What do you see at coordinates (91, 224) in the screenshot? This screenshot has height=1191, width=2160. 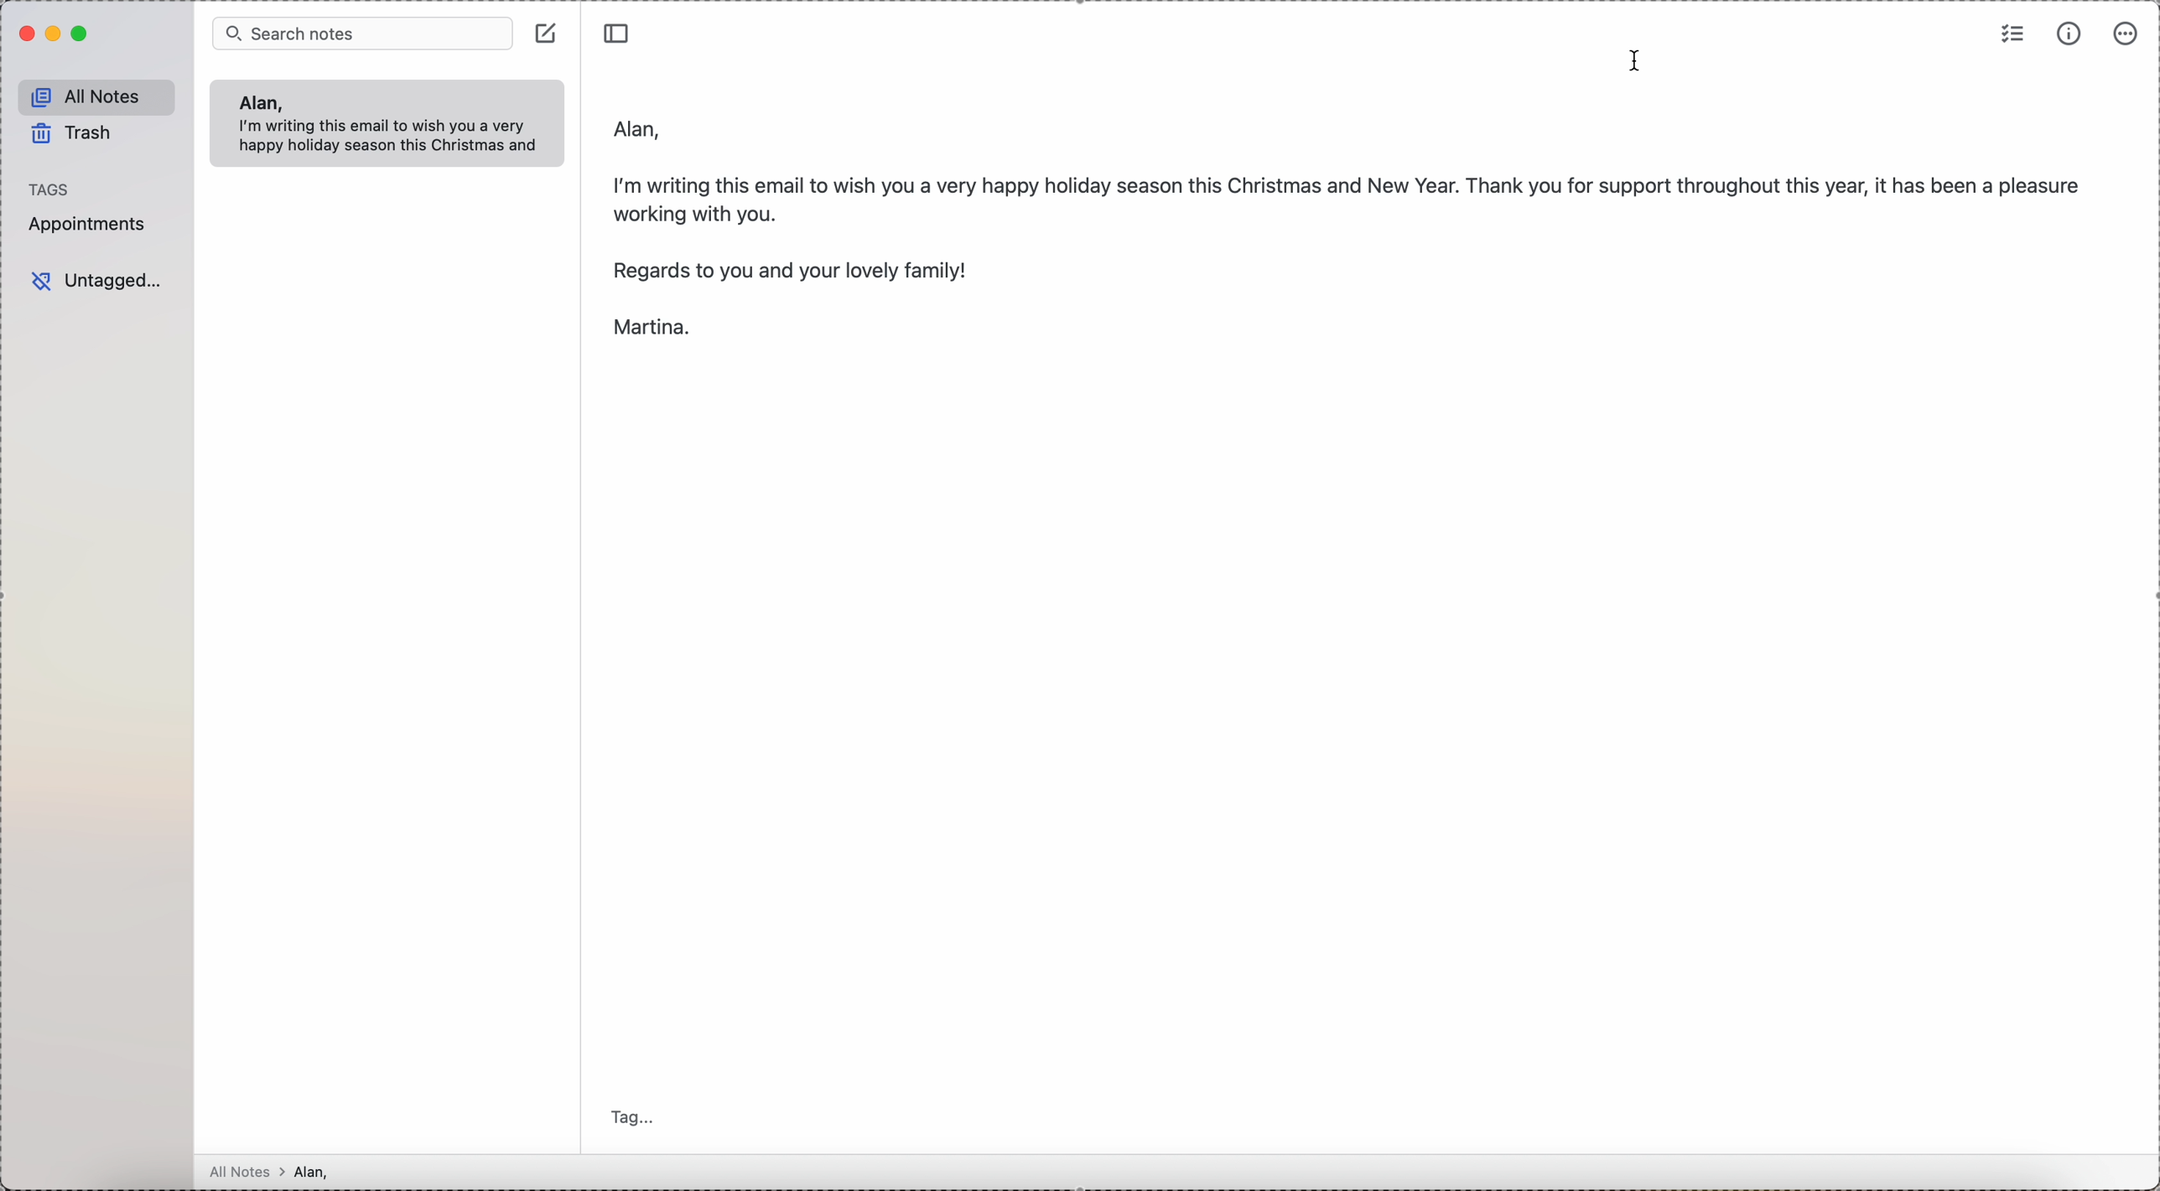 I see `appointments` at bounding box center [91, 224].